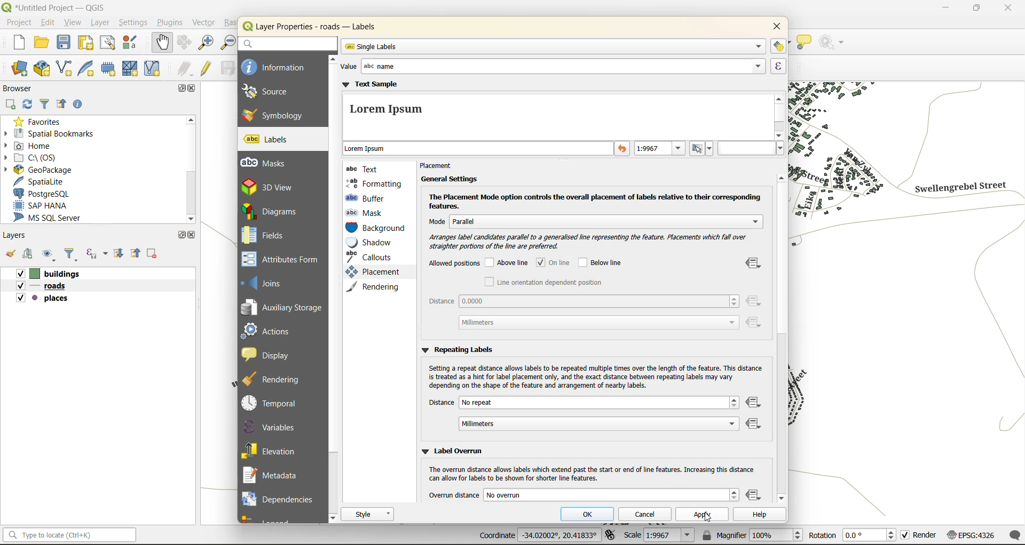 The image size is (1025, 545). Describe the element at coordinates (47, 192) in the screenshot. I see `postgresql` at that location.